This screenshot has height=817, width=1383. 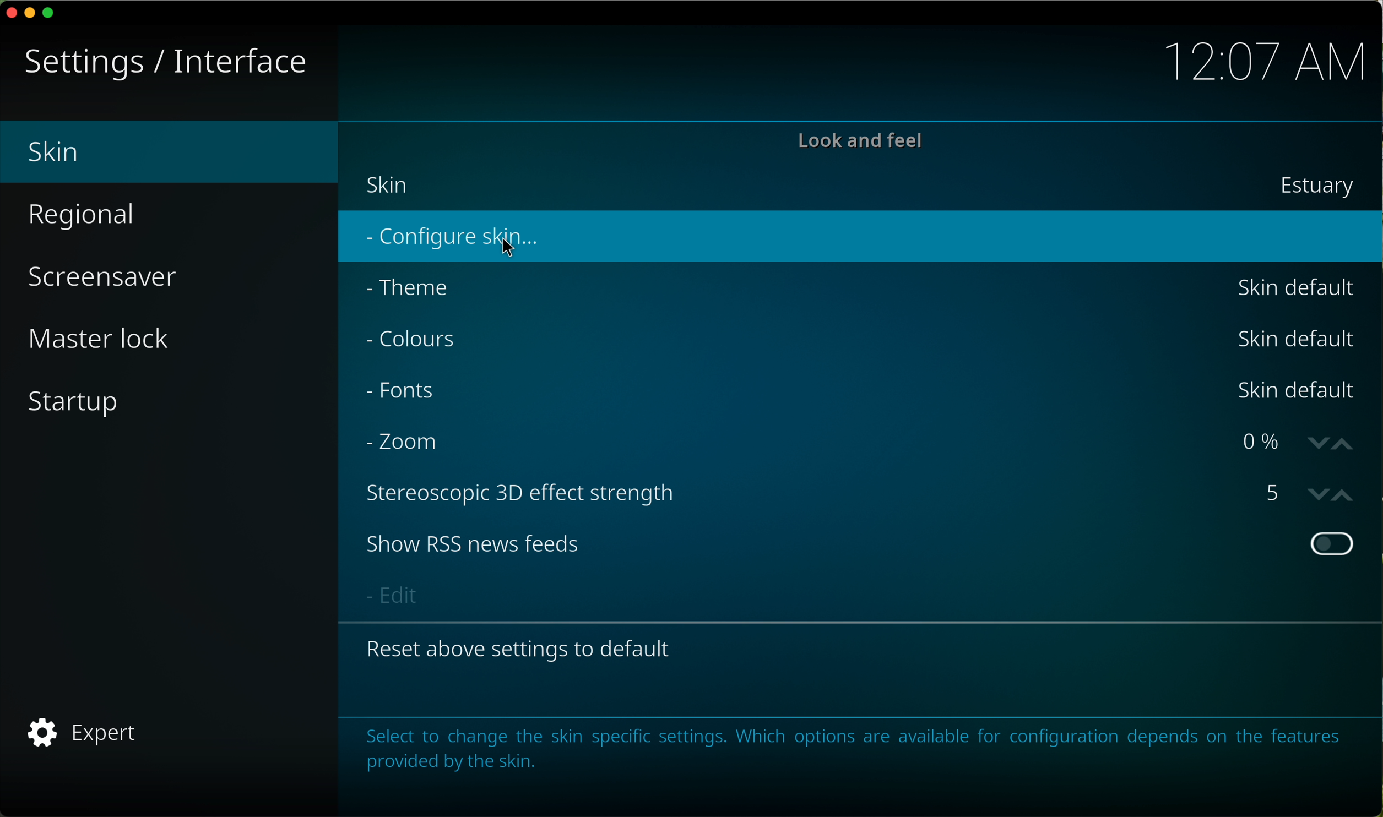 What do you see at coordinates (1330, 495) in the screenshot?
I see `arrows` at bounding box center [1330, 495].